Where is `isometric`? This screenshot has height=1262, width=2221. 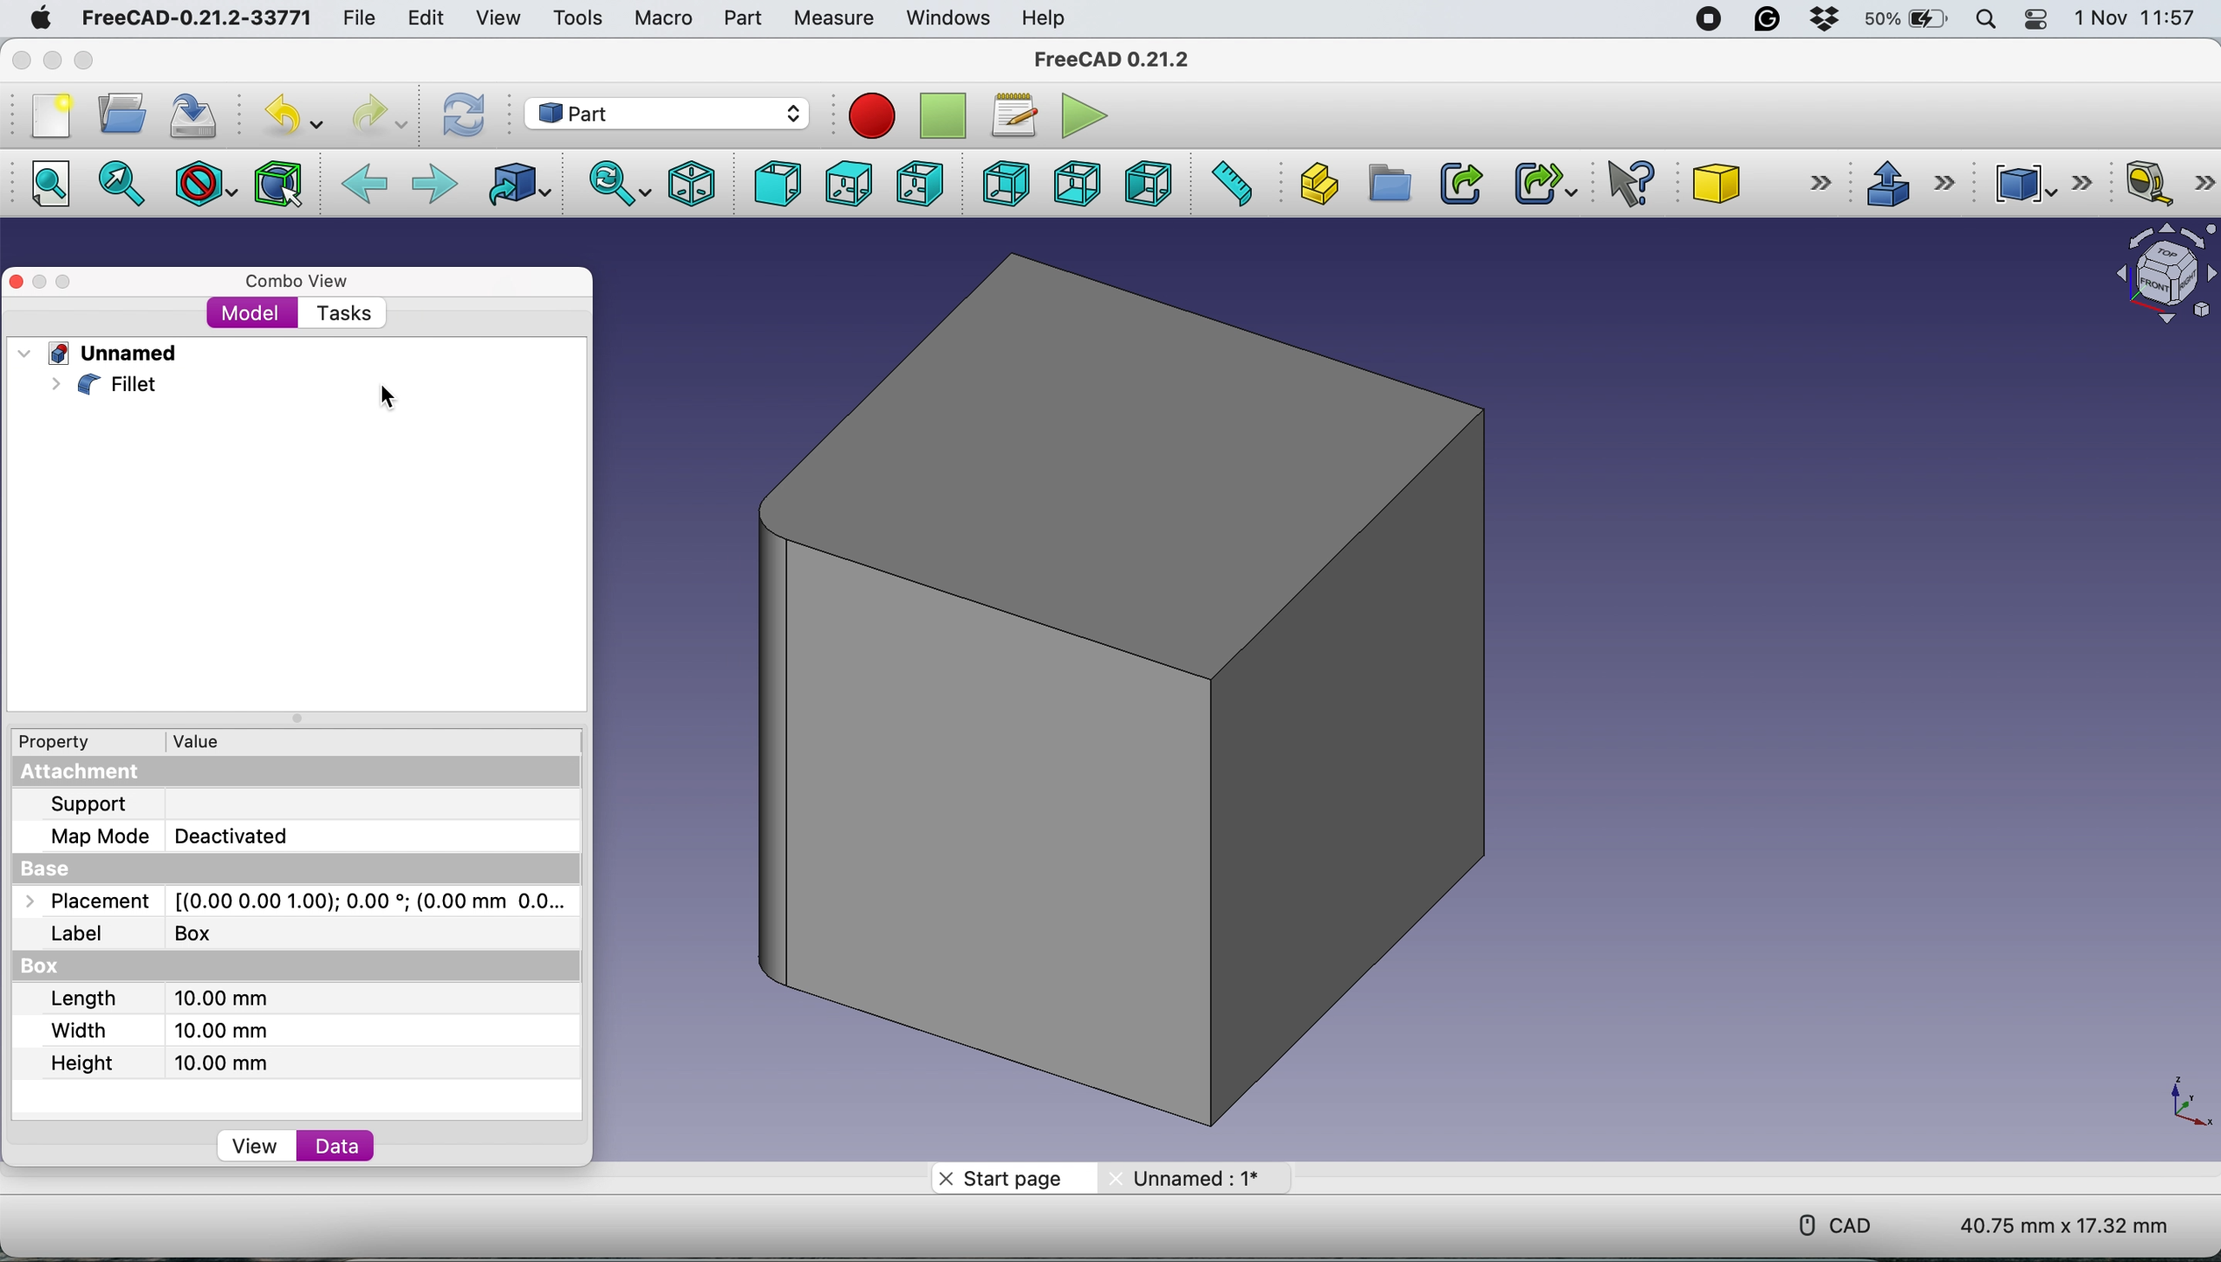 isometric is located at coordinates (685, 185).